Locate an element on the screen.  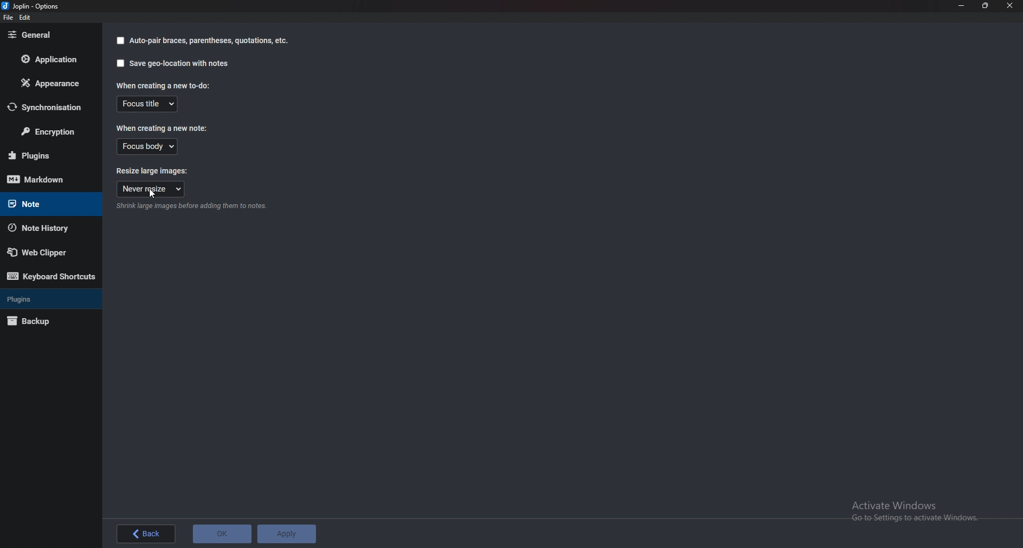
Close is located at coordinates (1010, 6).